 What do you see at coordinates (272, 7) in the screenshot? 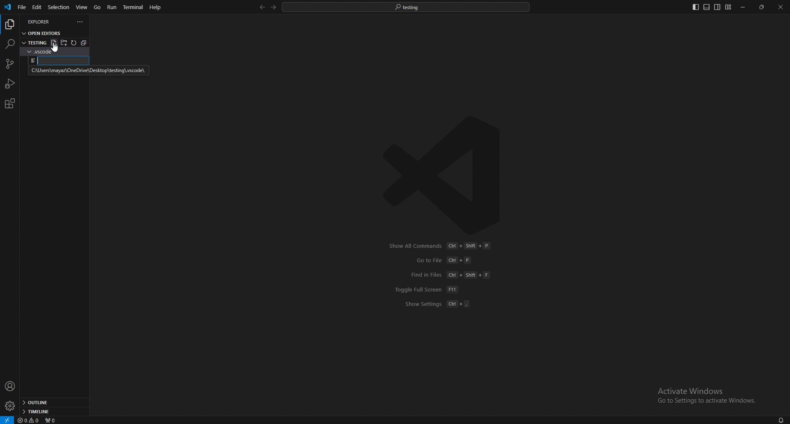
I see `forward` at bounding box center [272, 7].